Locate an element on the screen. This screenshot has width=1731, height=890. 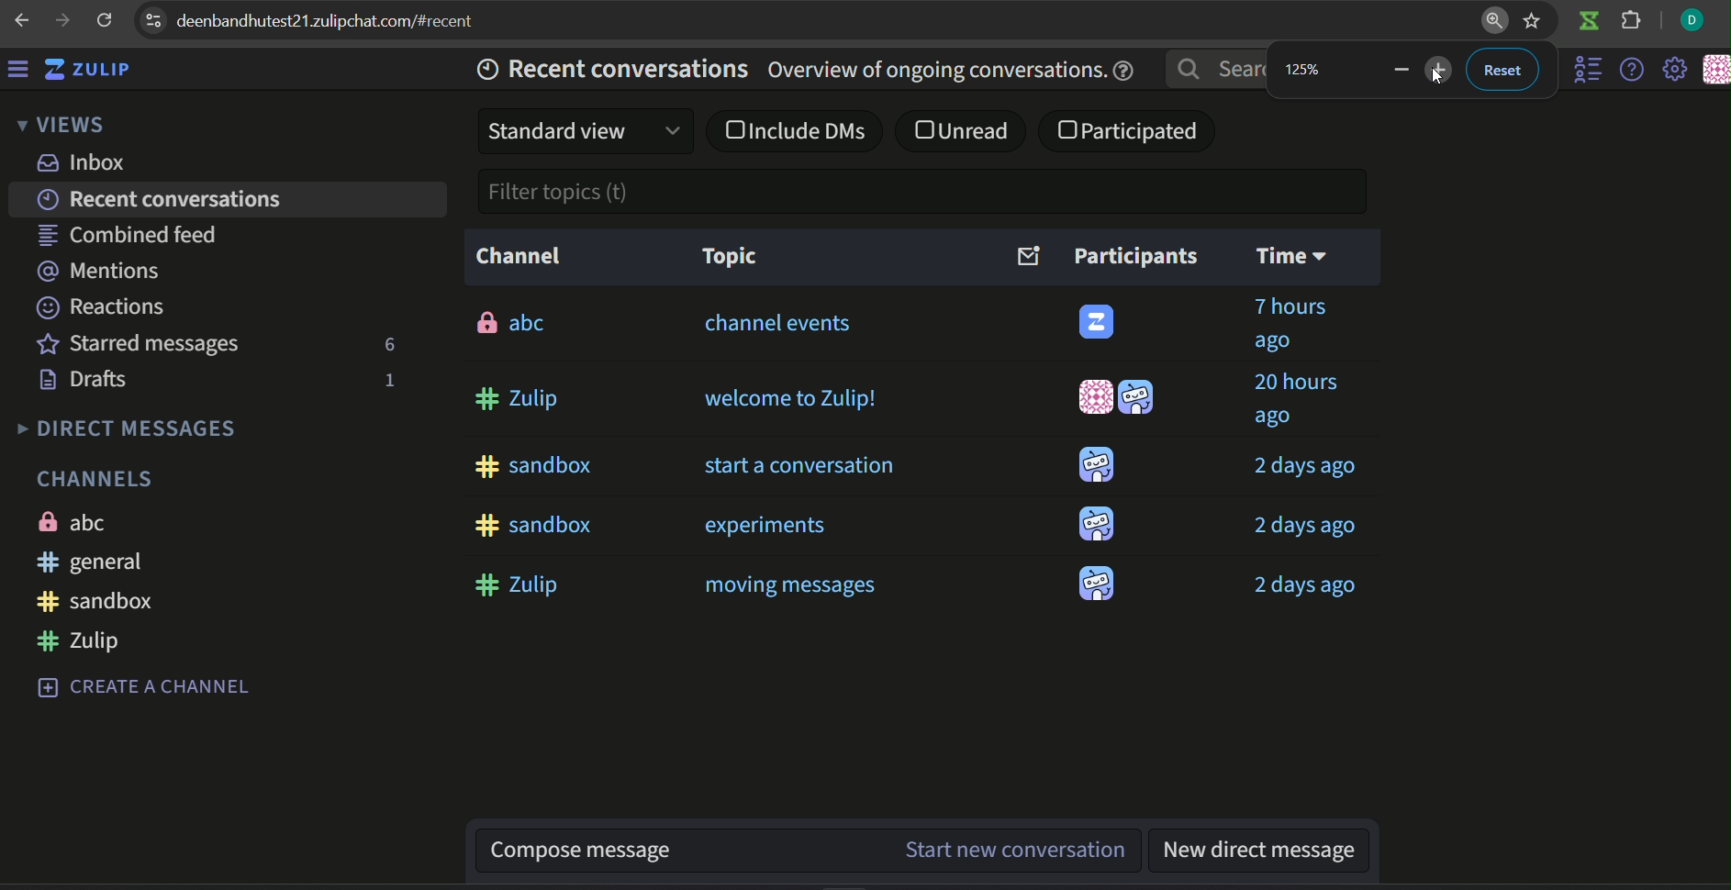
2 days ago is located at coordinates (1308, 466).